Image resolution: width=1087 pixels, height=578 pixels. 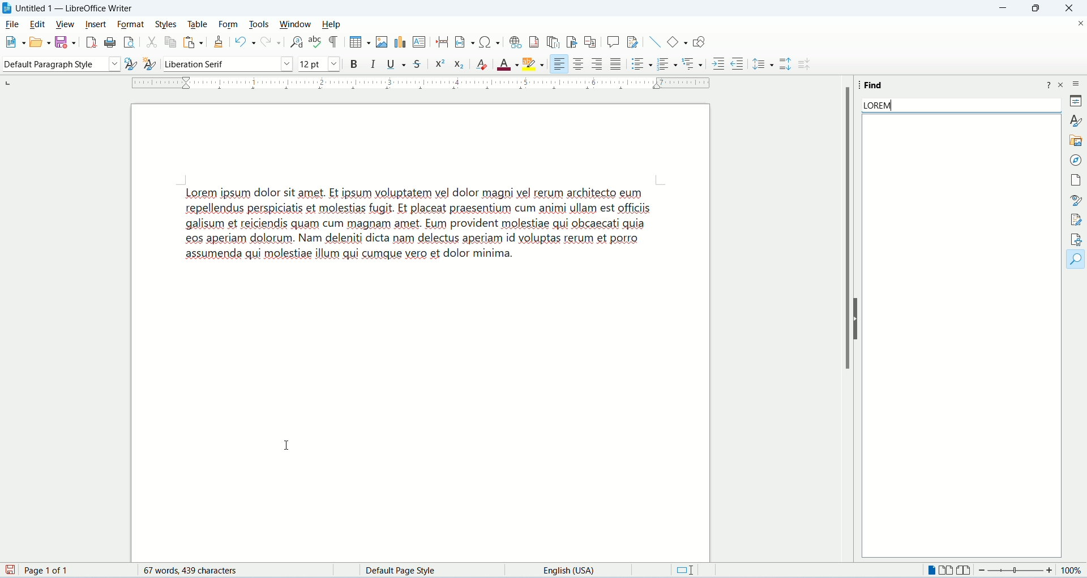 I want to click on insert hyperlink, so click(x=514, y=44).